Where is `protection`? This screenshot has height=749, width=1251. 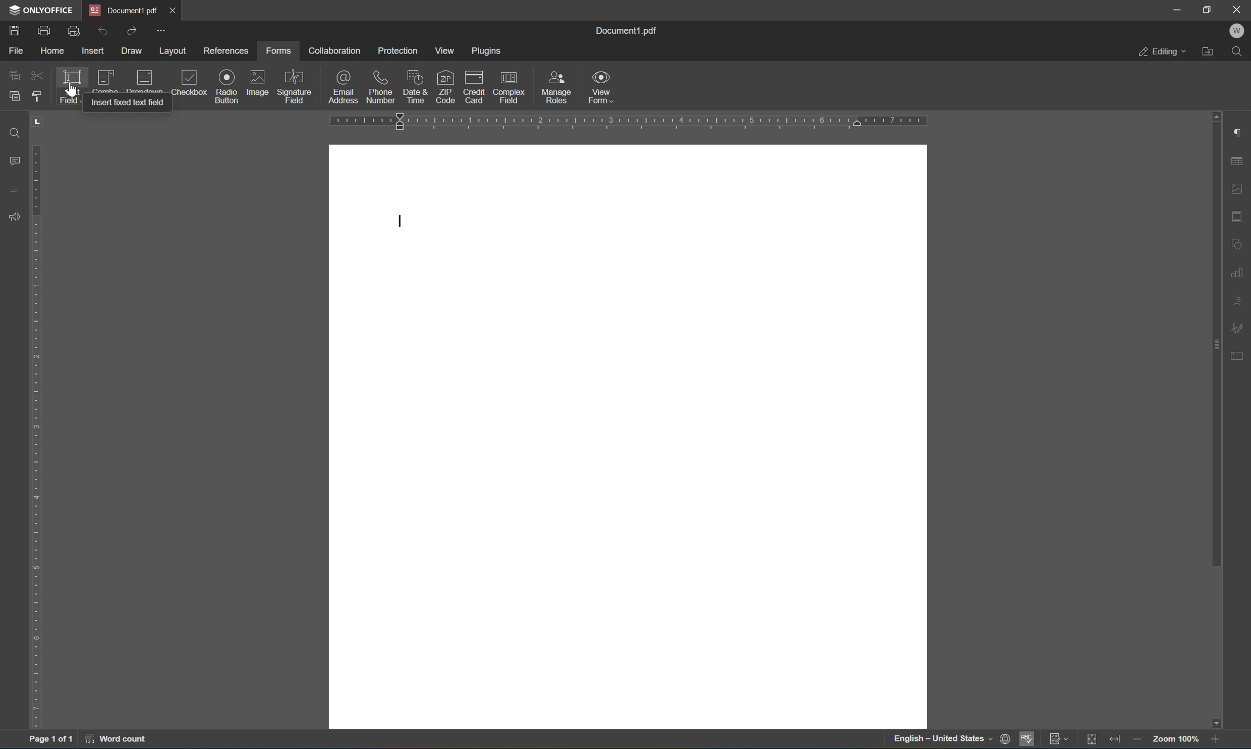
protection is located at coordinates (396, 49).